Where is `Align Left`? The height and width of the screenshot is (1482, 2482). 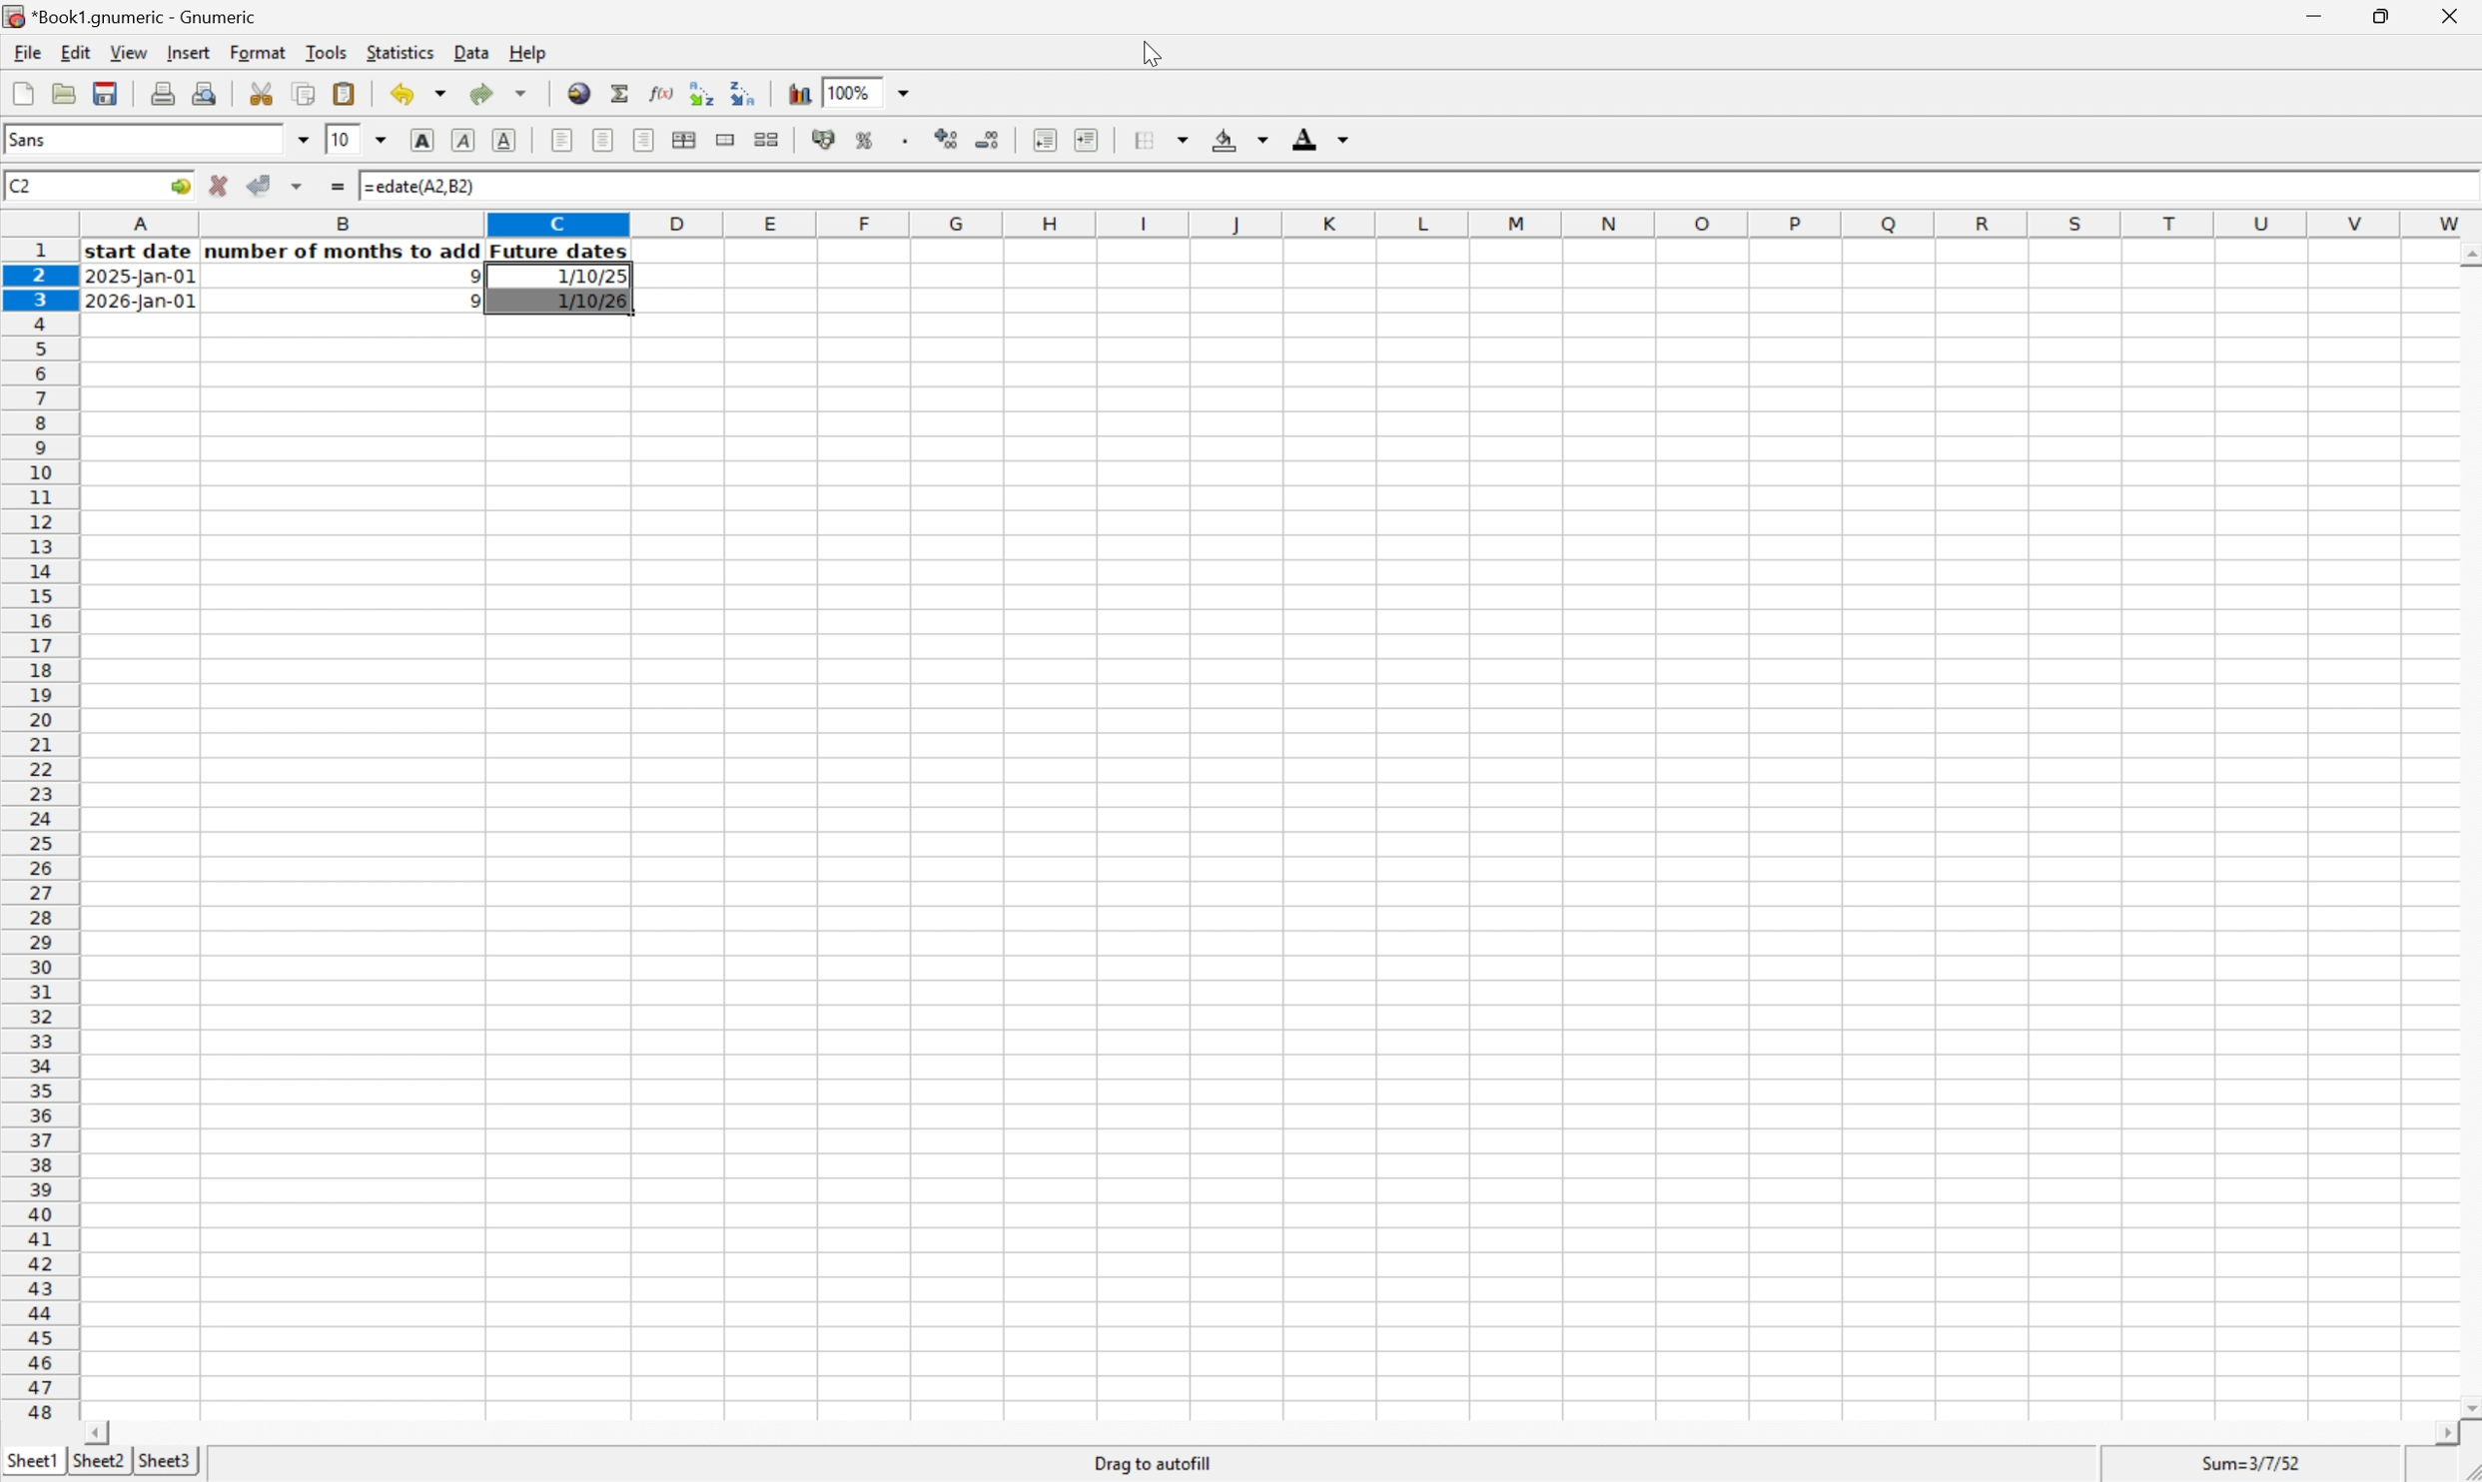
Align Left is located at coordinates (560, 140).